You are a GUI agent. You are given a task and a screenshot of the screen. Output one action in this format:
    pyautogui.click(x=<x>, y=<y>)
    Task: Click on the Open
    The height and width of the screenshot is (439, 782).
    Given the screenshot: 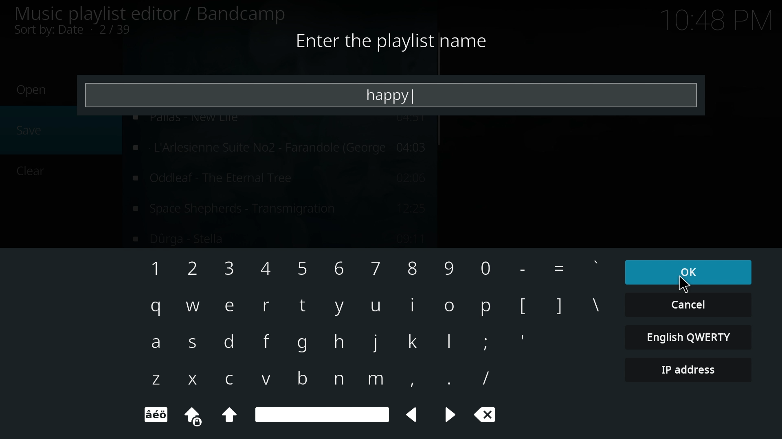 What is the action you would take?
    pyautogui.click(x=37, y=90)
    